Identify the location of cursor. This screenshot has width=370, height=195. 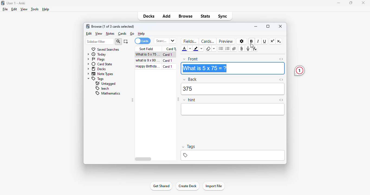
(252, 45).